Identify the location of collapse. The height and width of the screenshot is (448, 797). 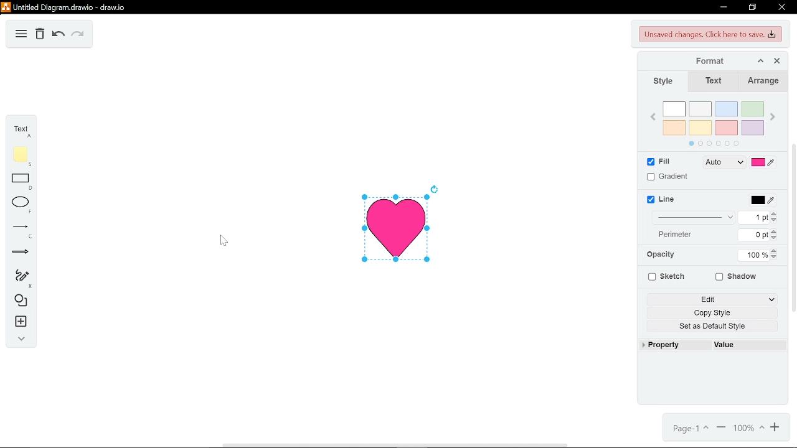
(21, 340).